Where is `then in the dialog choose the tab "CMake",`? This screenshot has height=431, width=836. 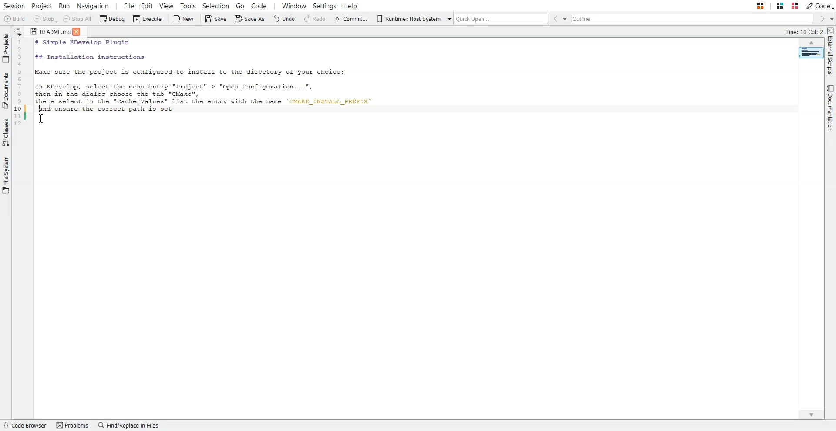
then in the dialog choose the tab "CMake", is located at coordinates (123, 94).